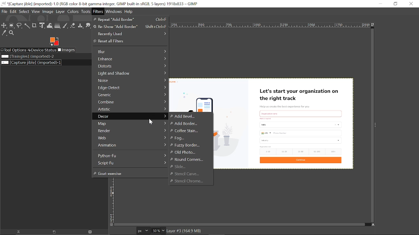 The image size is (419, 235). What do you see at coordinates (300, 140) in the screenshot?
I see `industry` at bounding box center [300, 140].